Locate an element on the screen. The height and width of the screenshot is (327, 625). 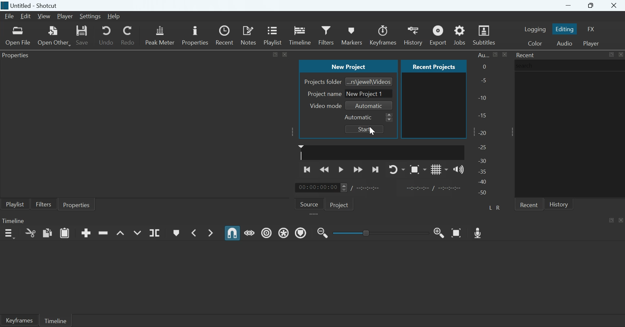
Subtitles is located at coordinates (485, 35).